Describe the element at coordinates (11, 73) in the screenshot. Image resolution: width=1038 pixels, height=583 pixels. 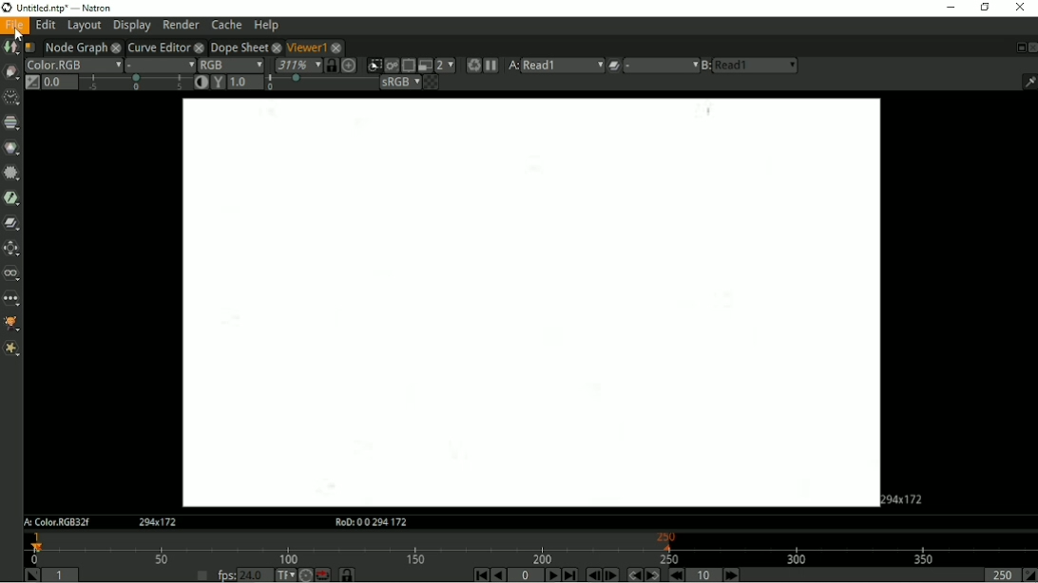
I see `Draw` at that location.